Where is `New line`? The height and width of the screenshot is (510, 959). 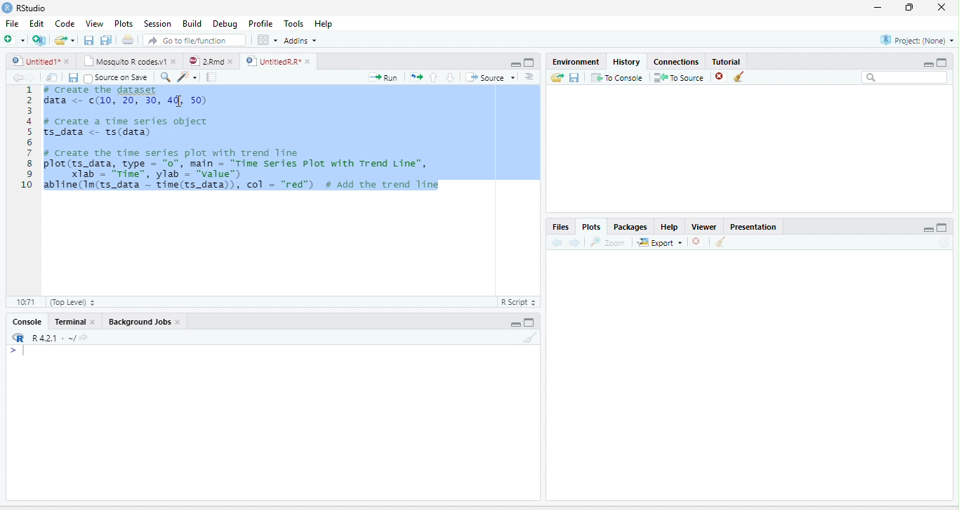
New line is located at coordinates (18, 351).